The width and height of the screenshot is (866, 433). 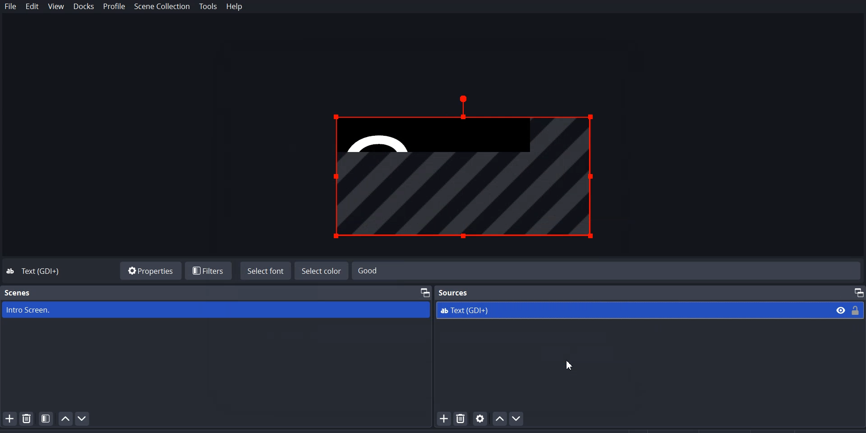 What do you see at coordinates (630, 312) in the screenshot?
I see `Text (GDI+)` at bounding box center [630, 312].